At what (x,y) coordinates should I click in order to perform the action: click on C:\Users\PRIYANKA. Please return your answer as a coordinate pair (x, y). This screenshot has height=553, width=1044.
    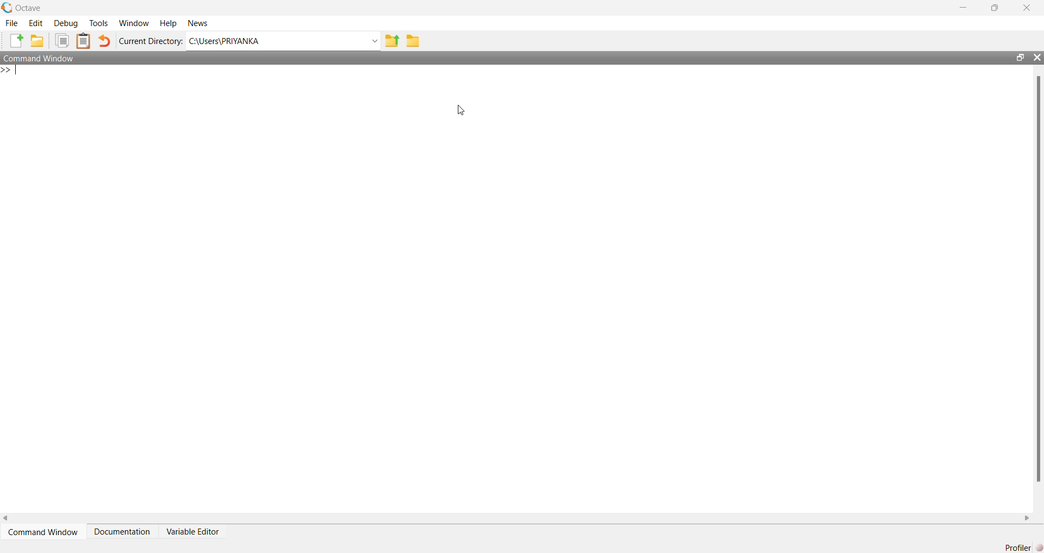
    Looking at the image, I should click on (224, 41).